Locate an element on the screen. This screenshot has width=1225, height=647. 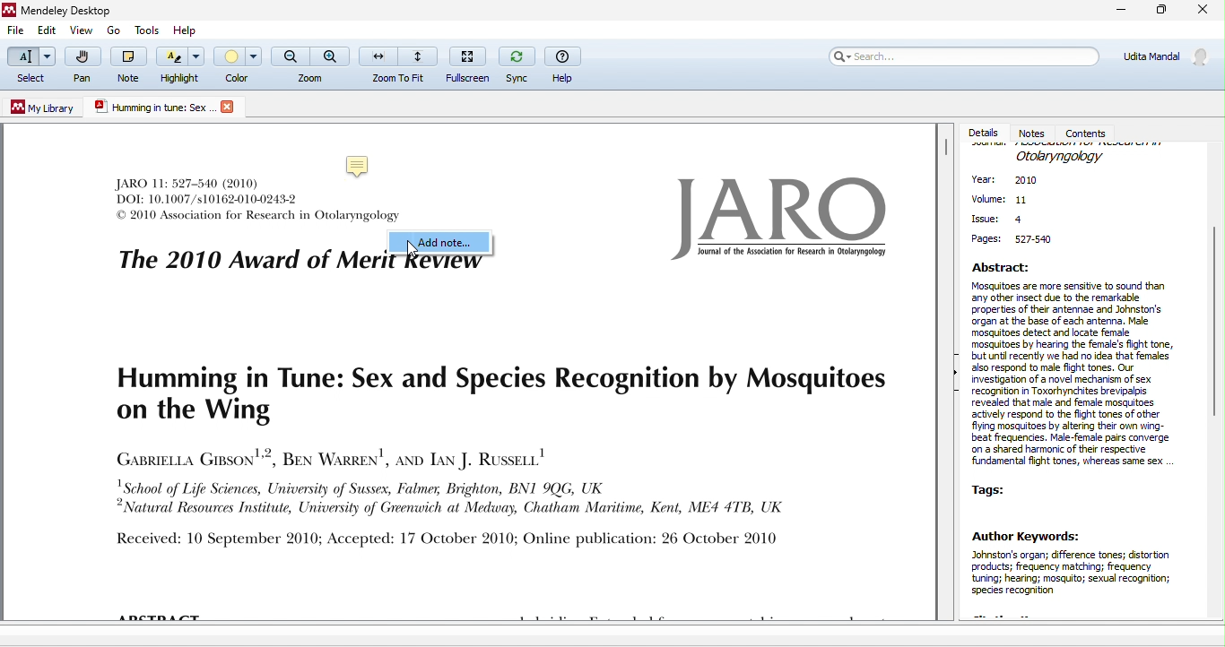
help is located at coordinates (565, 65).